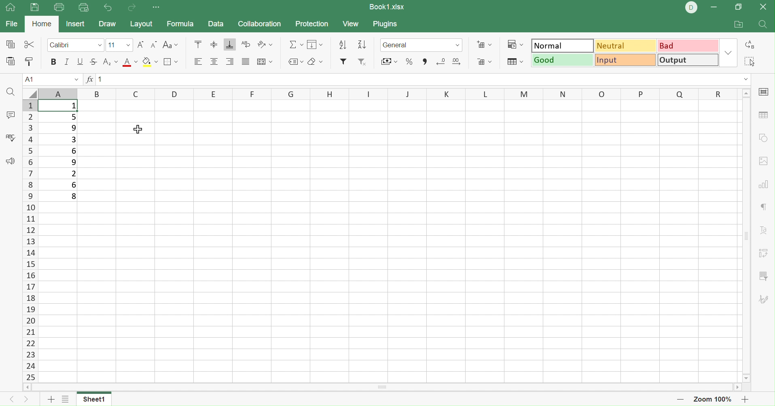  I want to click on Image settings, so click(763, 161).